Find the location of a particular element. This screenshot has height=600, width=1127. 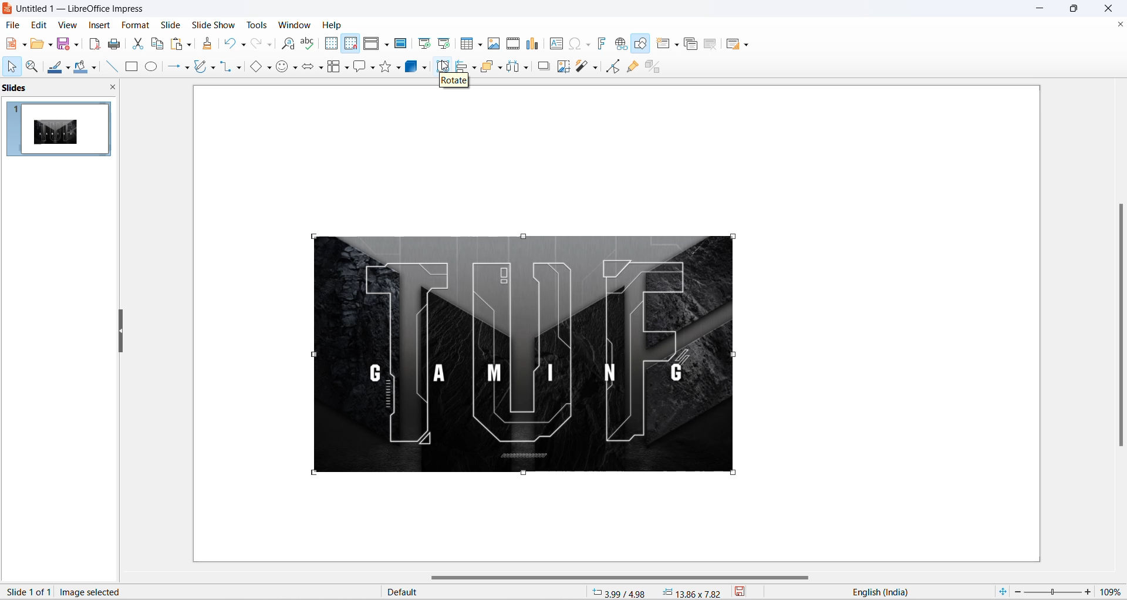

star options is located at coordinates (400, 68).